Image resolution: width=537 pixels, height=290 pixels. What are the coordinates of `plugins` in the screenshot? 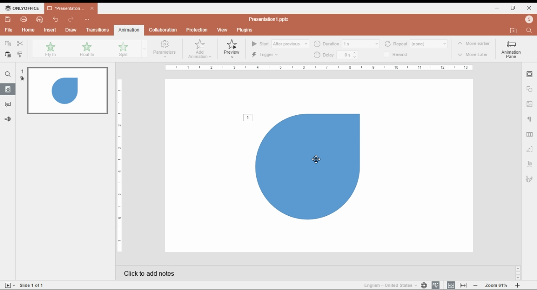 It's located at (246, 30).